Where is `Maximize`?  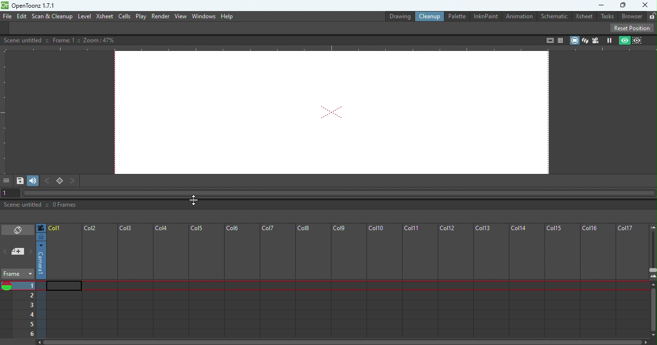 Maximize is located at coordinates (623, 5).